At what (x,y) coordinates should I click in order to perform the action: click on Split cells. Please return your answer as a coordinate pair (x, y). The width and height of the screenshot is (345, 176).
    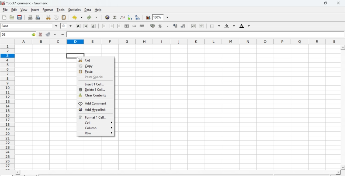
    Looking at the image, I should click on (142, 26).